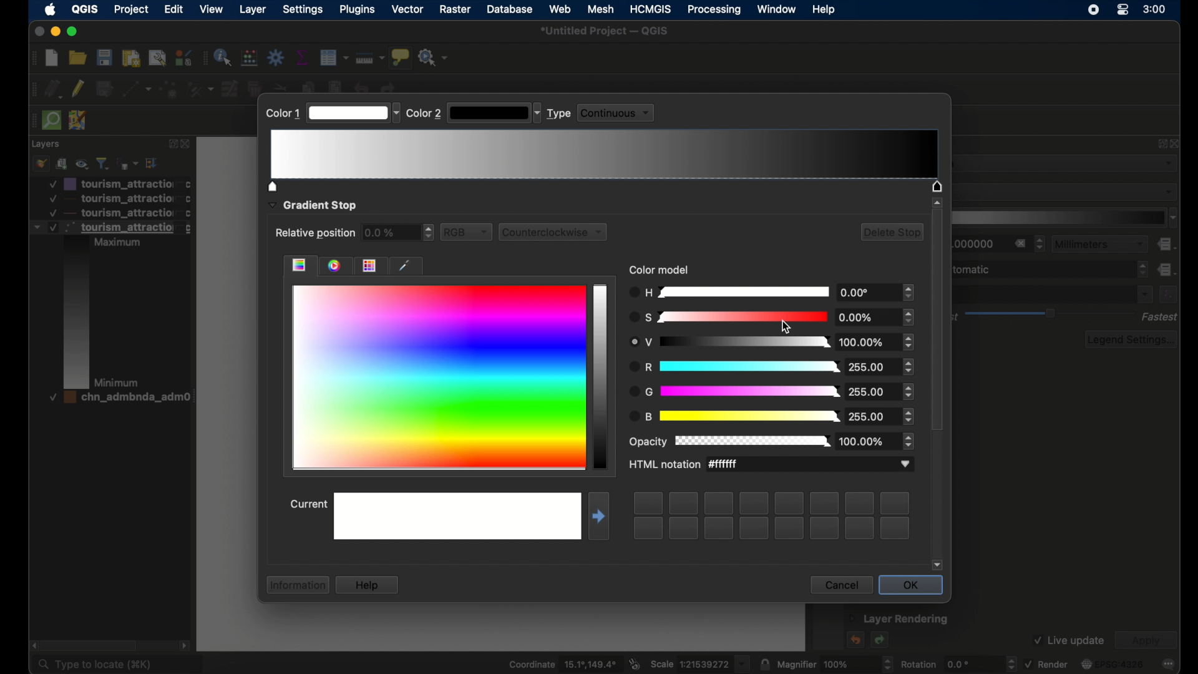 The image size is (1198, 674). What do you see at coordinates (938, 565) in the screenshot?
I see `scroll down arrow` at bounding box center [938, 565].